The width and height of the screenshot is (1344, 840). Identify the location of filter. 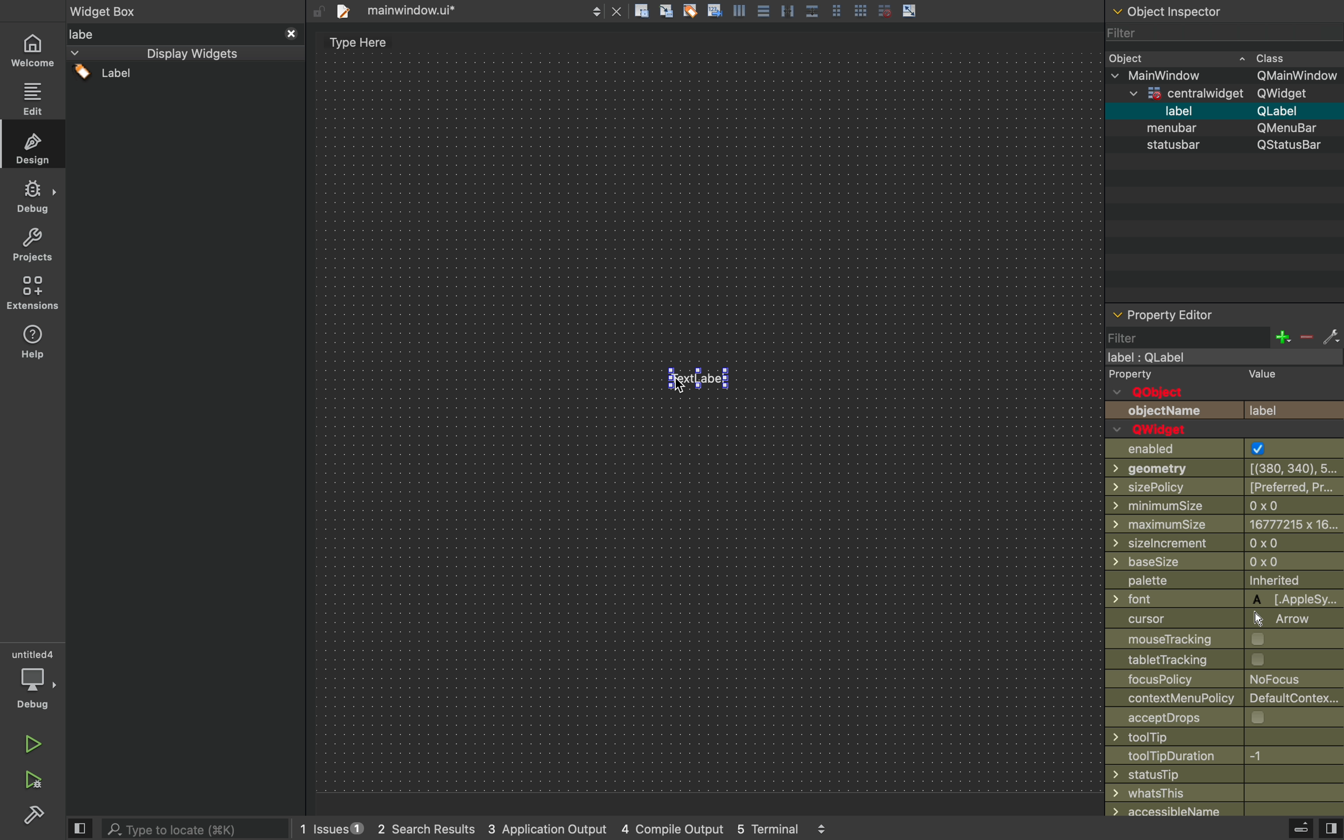
(1219, 35).